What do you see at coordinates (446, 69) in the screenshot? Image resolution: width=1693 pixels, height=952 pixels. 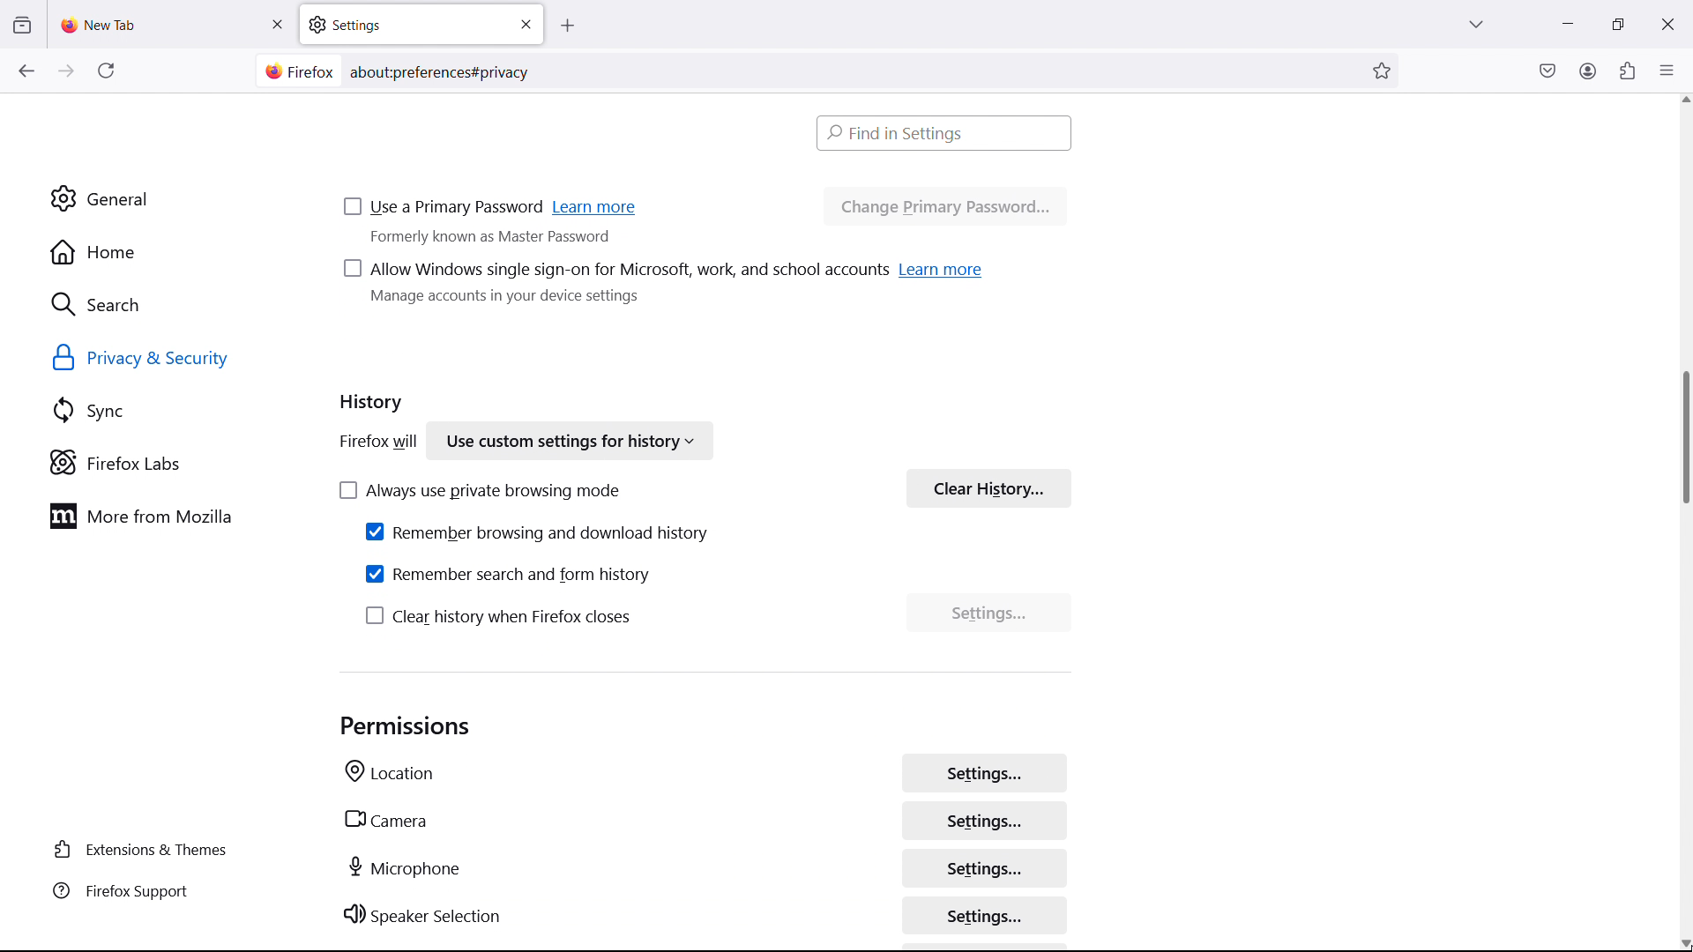 I see `aboutpreferences#privacy` at bounding box center [446, 69].